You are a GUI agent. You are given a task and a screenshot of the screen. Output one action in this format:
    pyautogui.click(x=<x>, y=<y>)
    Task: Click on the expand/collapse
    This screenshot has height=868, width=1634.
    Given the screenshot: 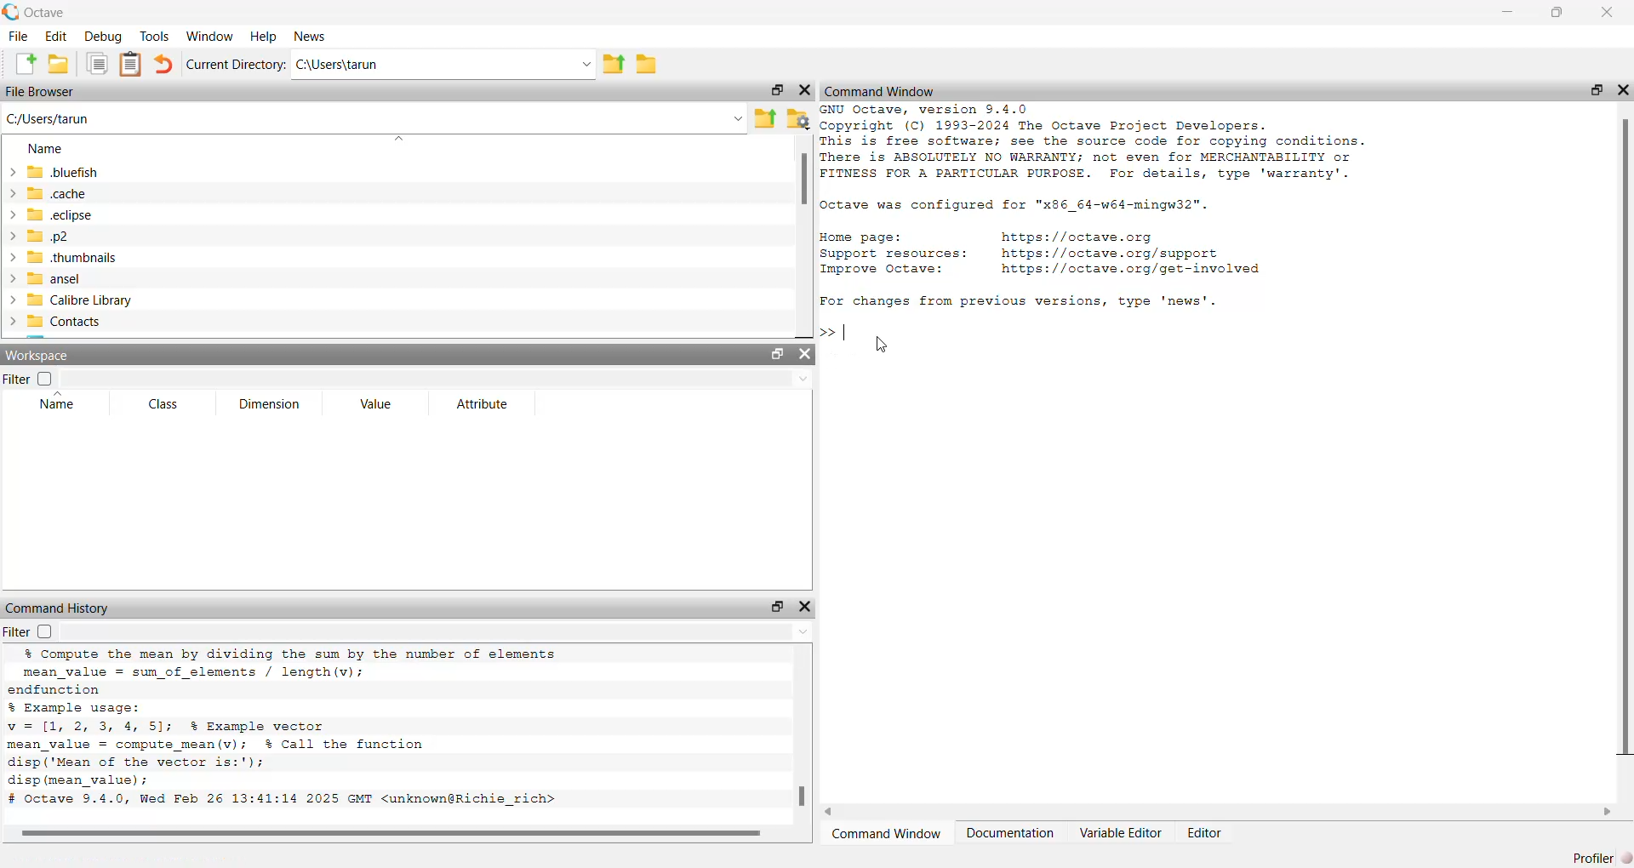 What is the action you would take?
    pyautogui.click(x=12, y=246)
    